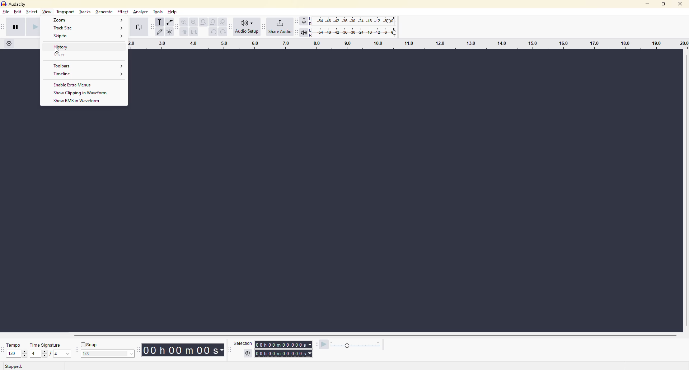  What do you see at coordinates (222, 21) in the screenshot?
I see `toggle zoom` at bounding box center [222, 21].